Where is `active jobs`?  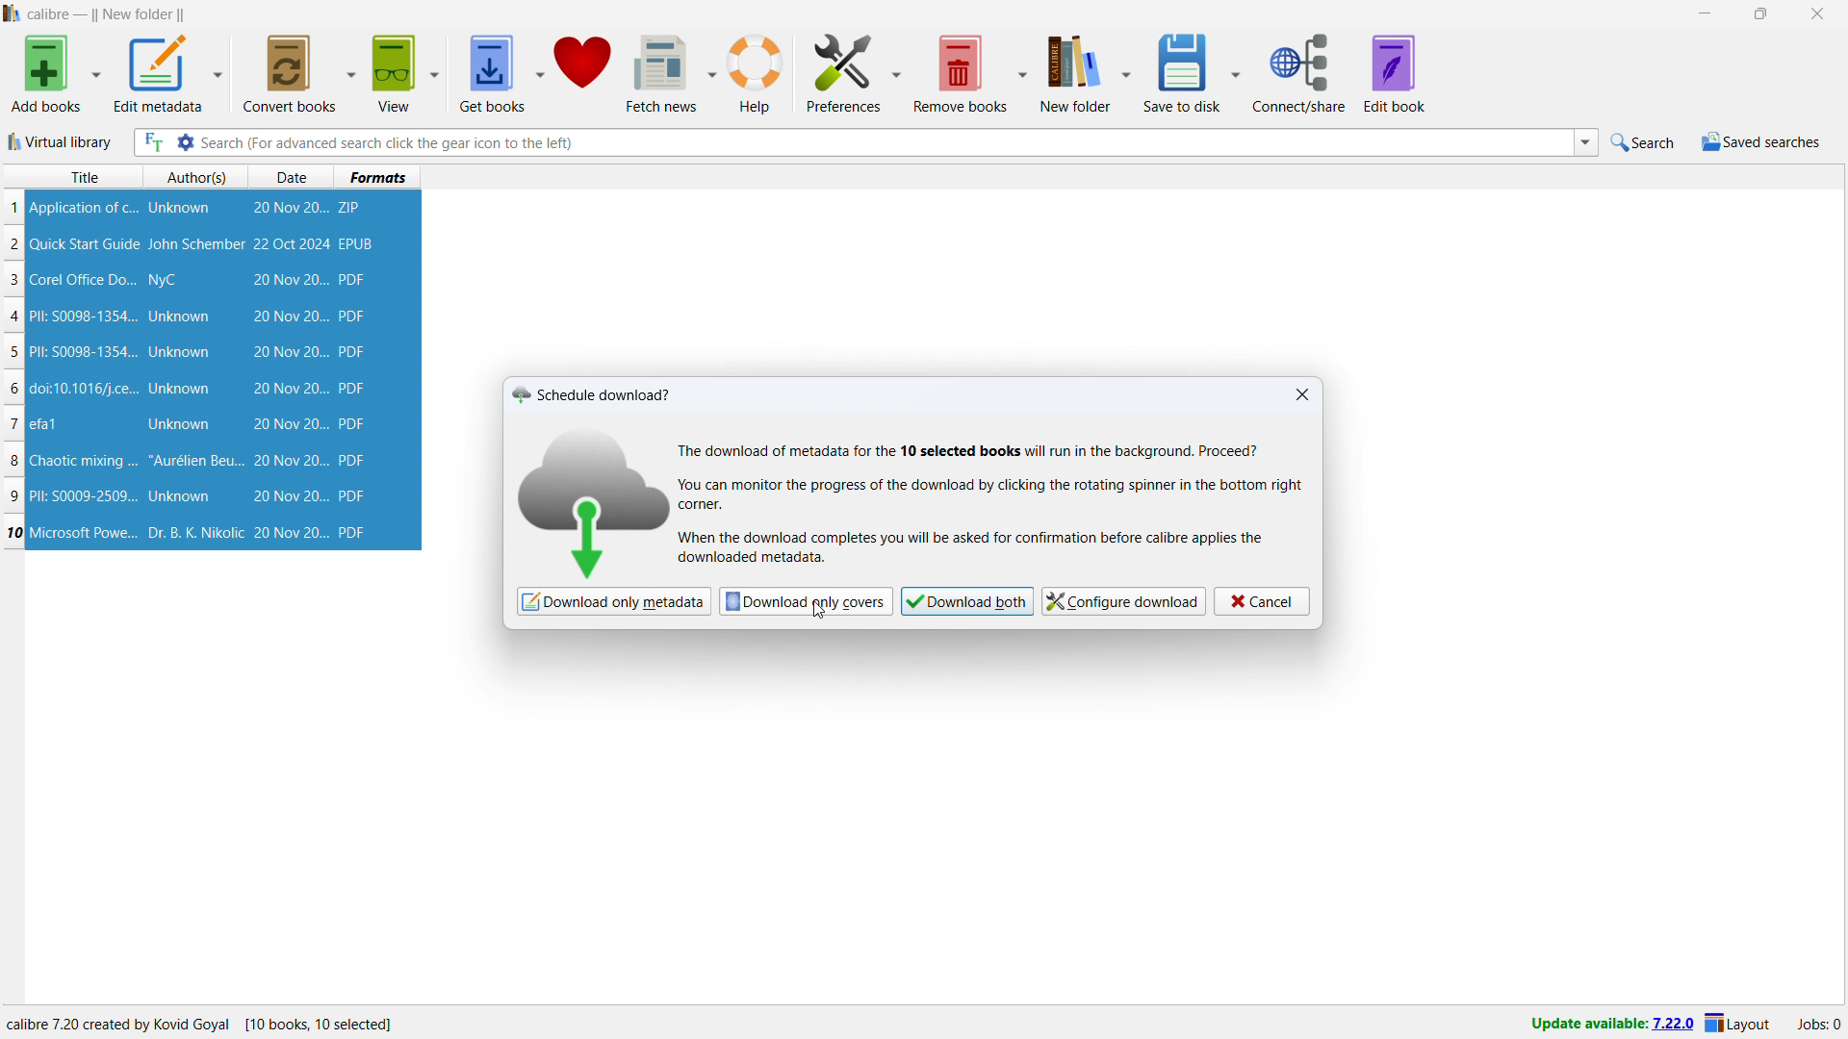 active jobs is located at coordinates (1820, 1026).